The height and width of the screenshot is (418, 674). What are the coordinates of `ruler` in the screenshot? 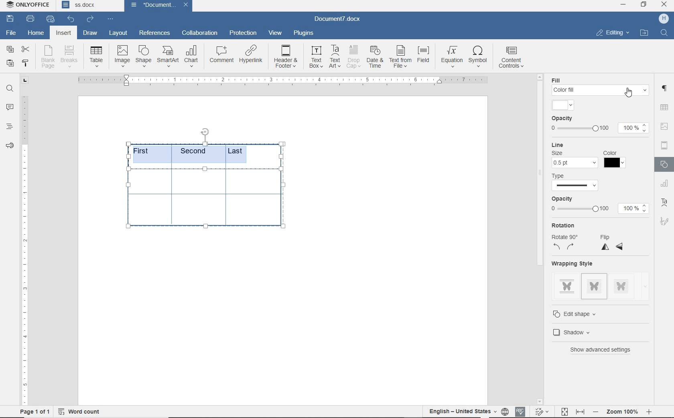 It's located at (24, 250).